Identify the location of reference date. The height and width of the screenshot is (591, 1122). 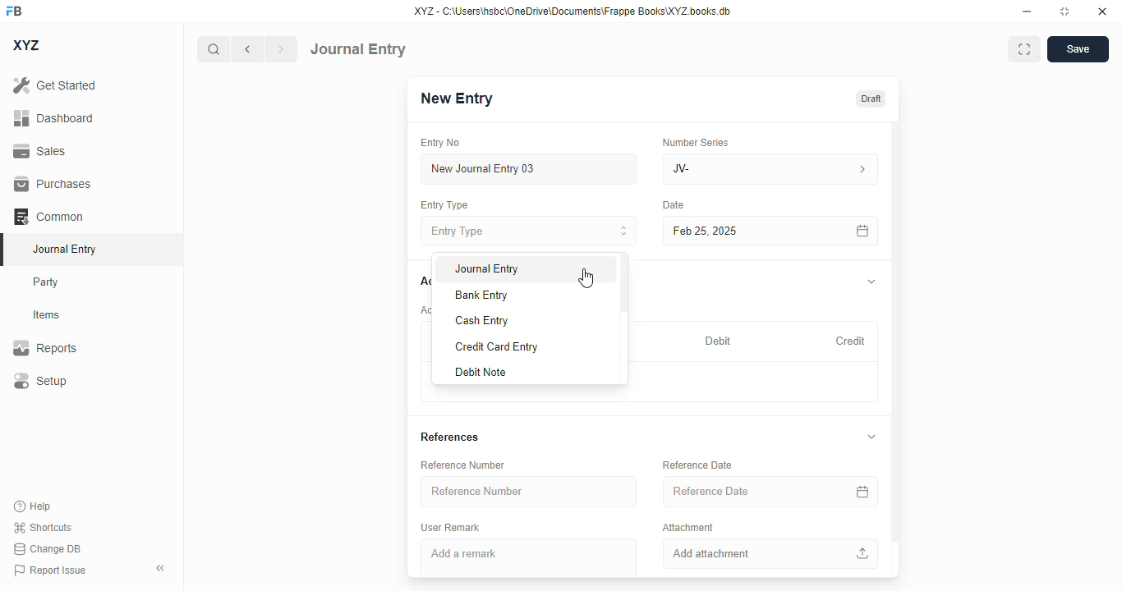
(739, 491).